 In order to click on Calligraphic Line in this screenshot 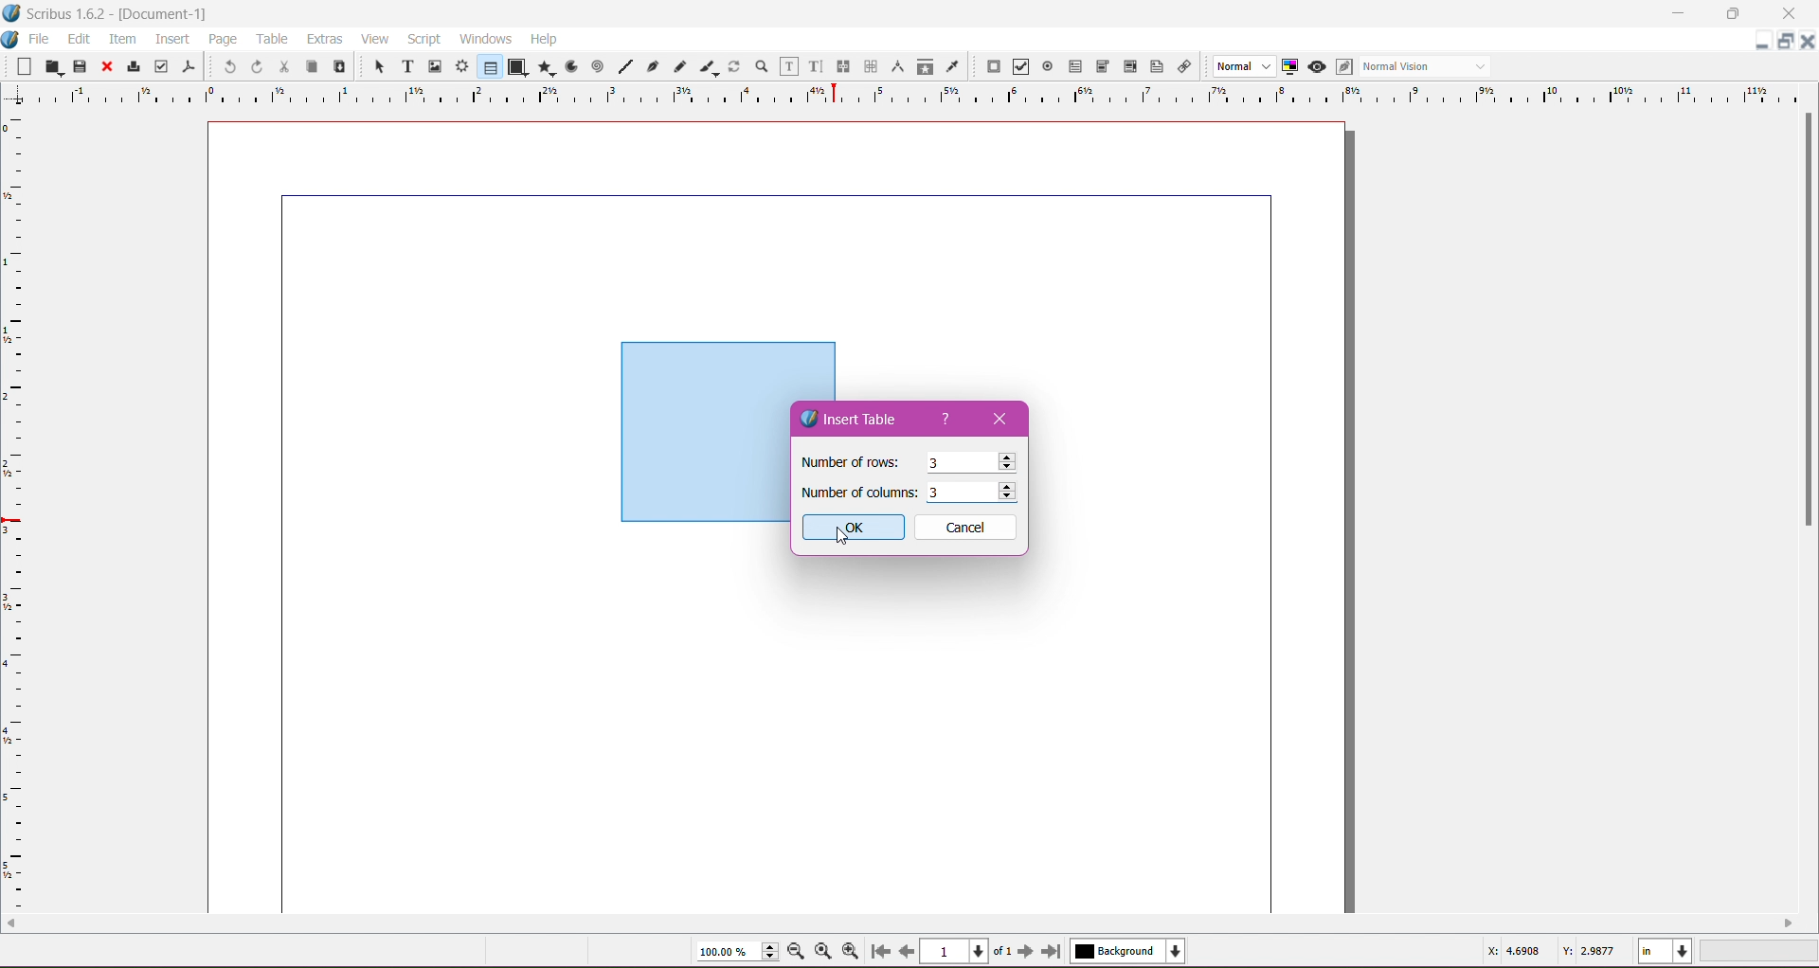, I will do `click(708, 64)`.